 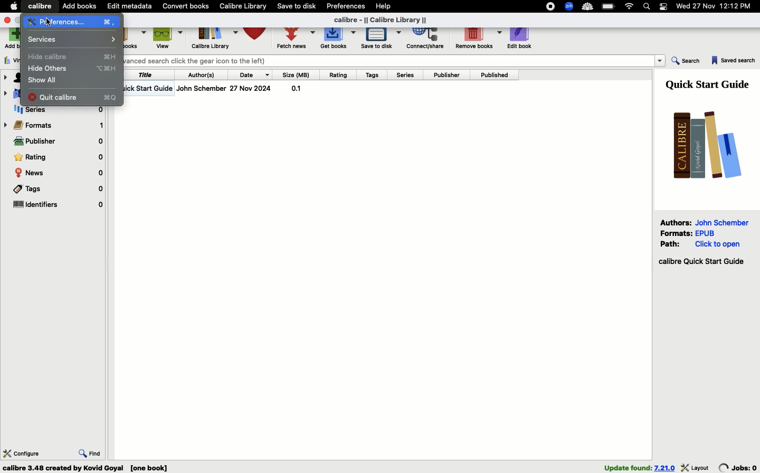 What do you see at coordinates (661, 61) in the screenshot?
I see `dropdown` at bounding box center [661, 61].